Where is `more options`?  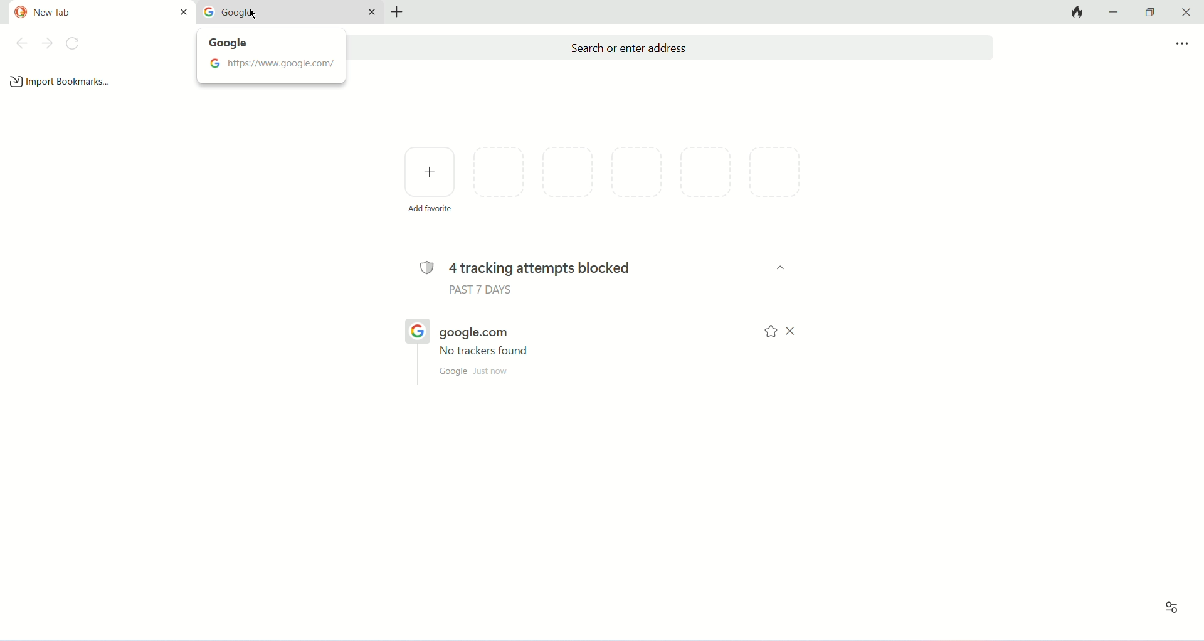
more options is located at coordinates (1182, 44).